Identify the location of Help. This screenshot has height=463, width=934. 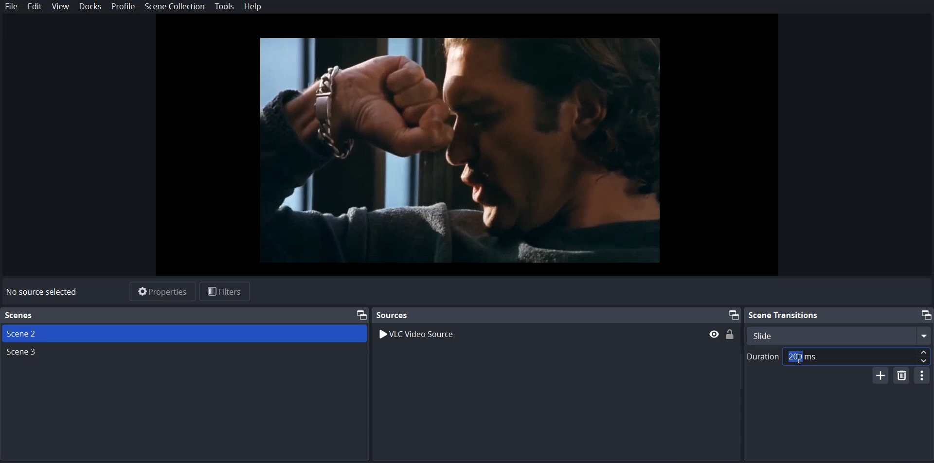
(252, 7).